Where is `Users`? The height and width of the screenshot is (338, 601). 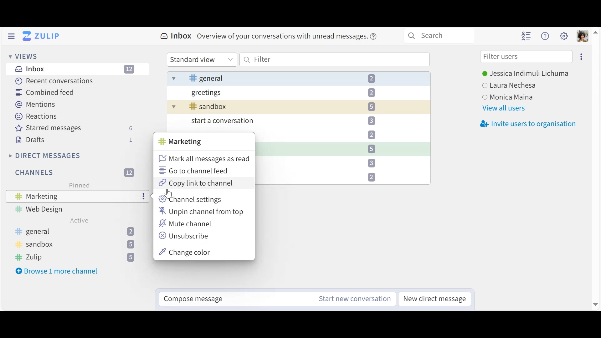 Users is located at coordinates (525, 74).